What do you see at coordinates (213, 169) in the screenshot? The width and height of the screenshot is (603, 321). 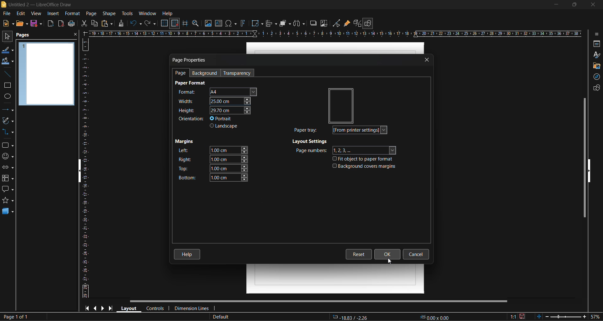 I see `top` at bounding box center [213, 169].